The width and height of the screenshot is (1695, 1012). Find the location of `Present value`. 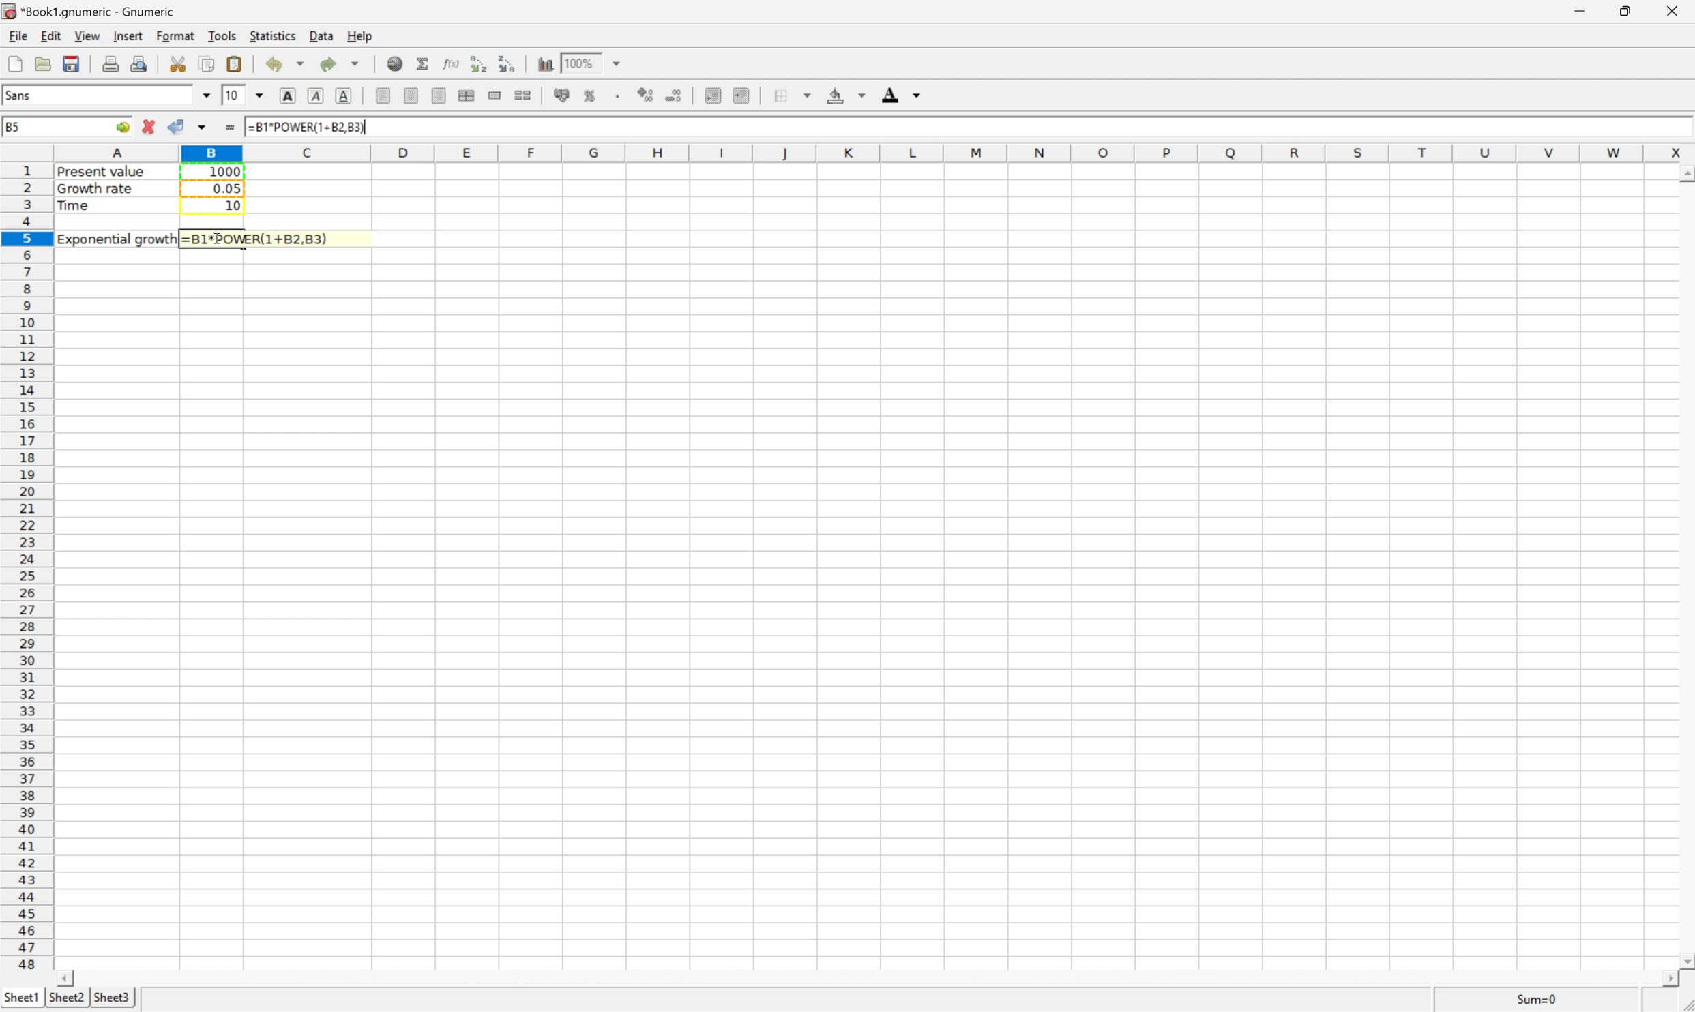

Present value is located at coordinates (104, 173).